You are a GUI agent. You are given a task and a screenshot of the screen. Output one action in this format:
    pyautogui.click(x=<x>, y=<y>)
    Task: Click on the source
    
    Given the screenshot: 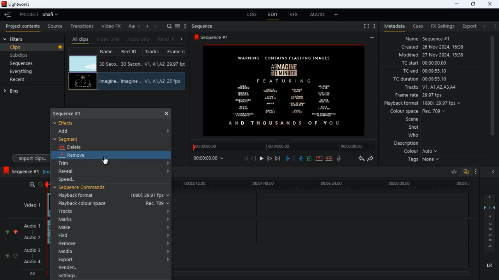 What is the action you would take?
    pyautogui.click(x=55, y=26)
    